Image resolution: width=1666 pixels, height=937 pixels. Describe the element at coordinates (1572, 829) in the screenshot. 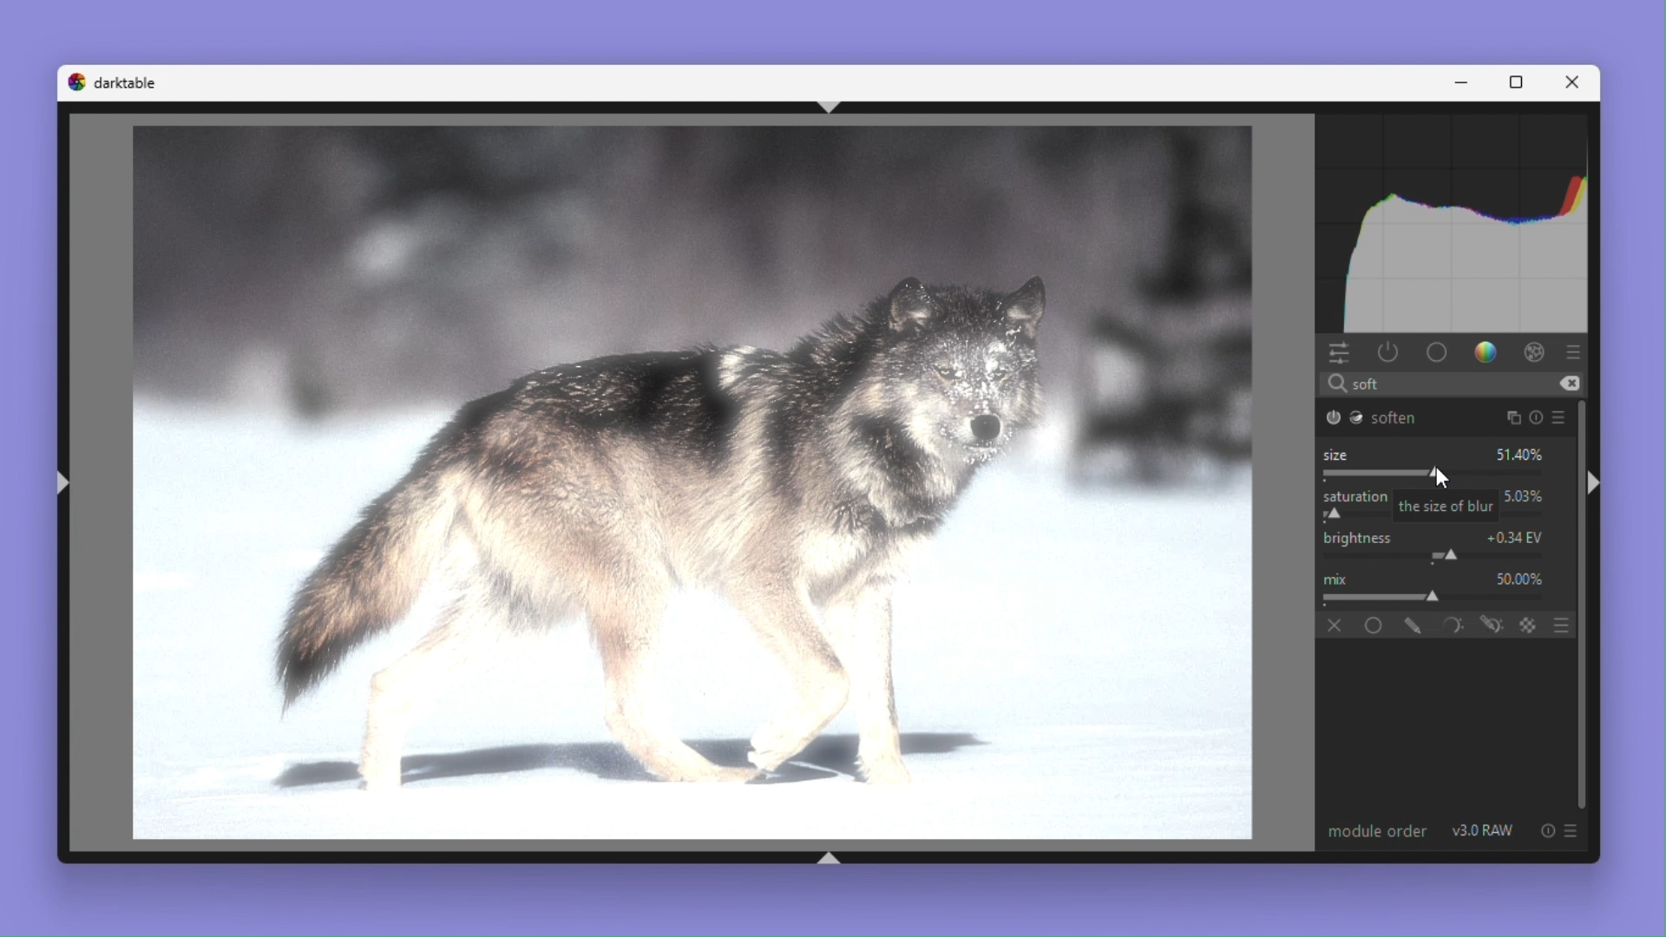

I see `preset ` at that location.